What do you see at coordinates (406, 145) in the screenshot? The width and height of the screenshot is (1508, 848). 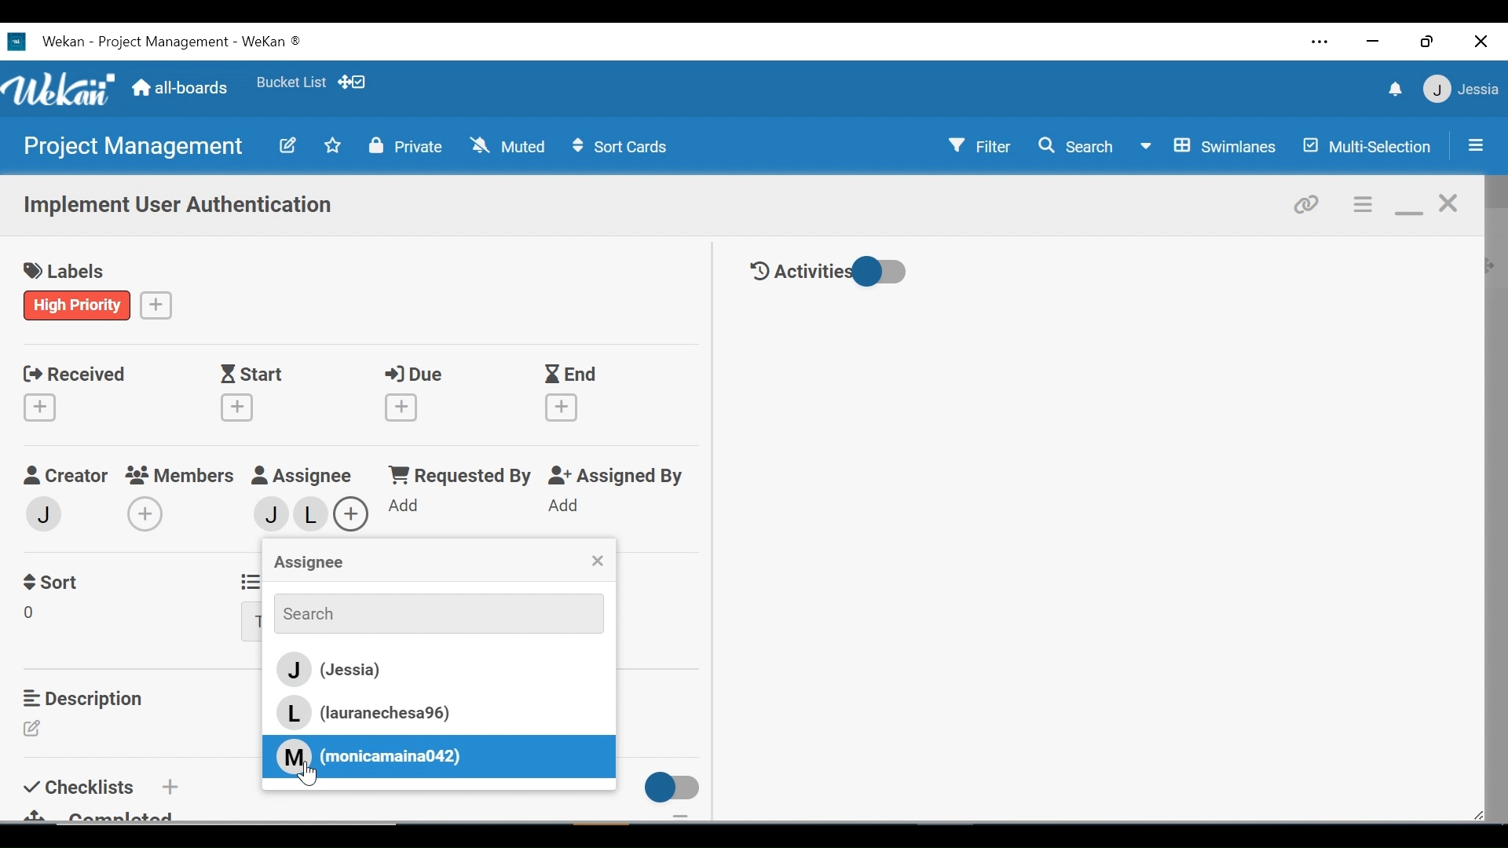 I see `Private` at bounding box center [406, 145].